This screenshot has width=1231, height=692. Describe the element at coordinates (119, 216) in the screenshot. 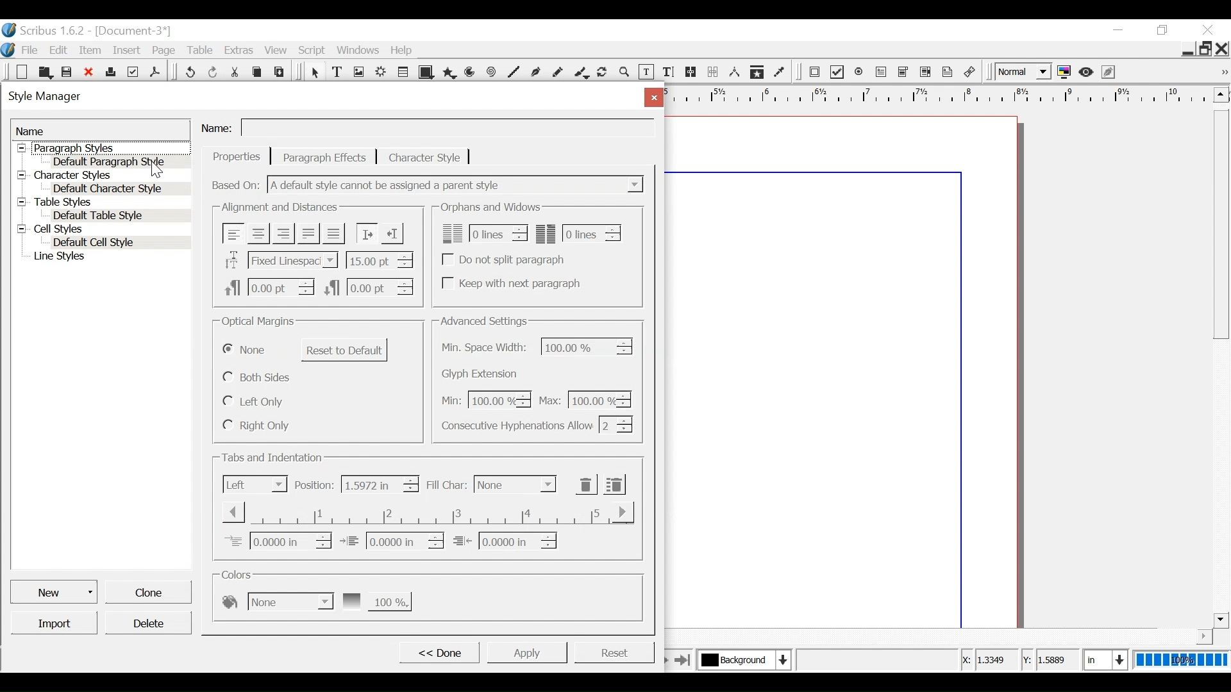

I see `Default Table Styles` at that location.